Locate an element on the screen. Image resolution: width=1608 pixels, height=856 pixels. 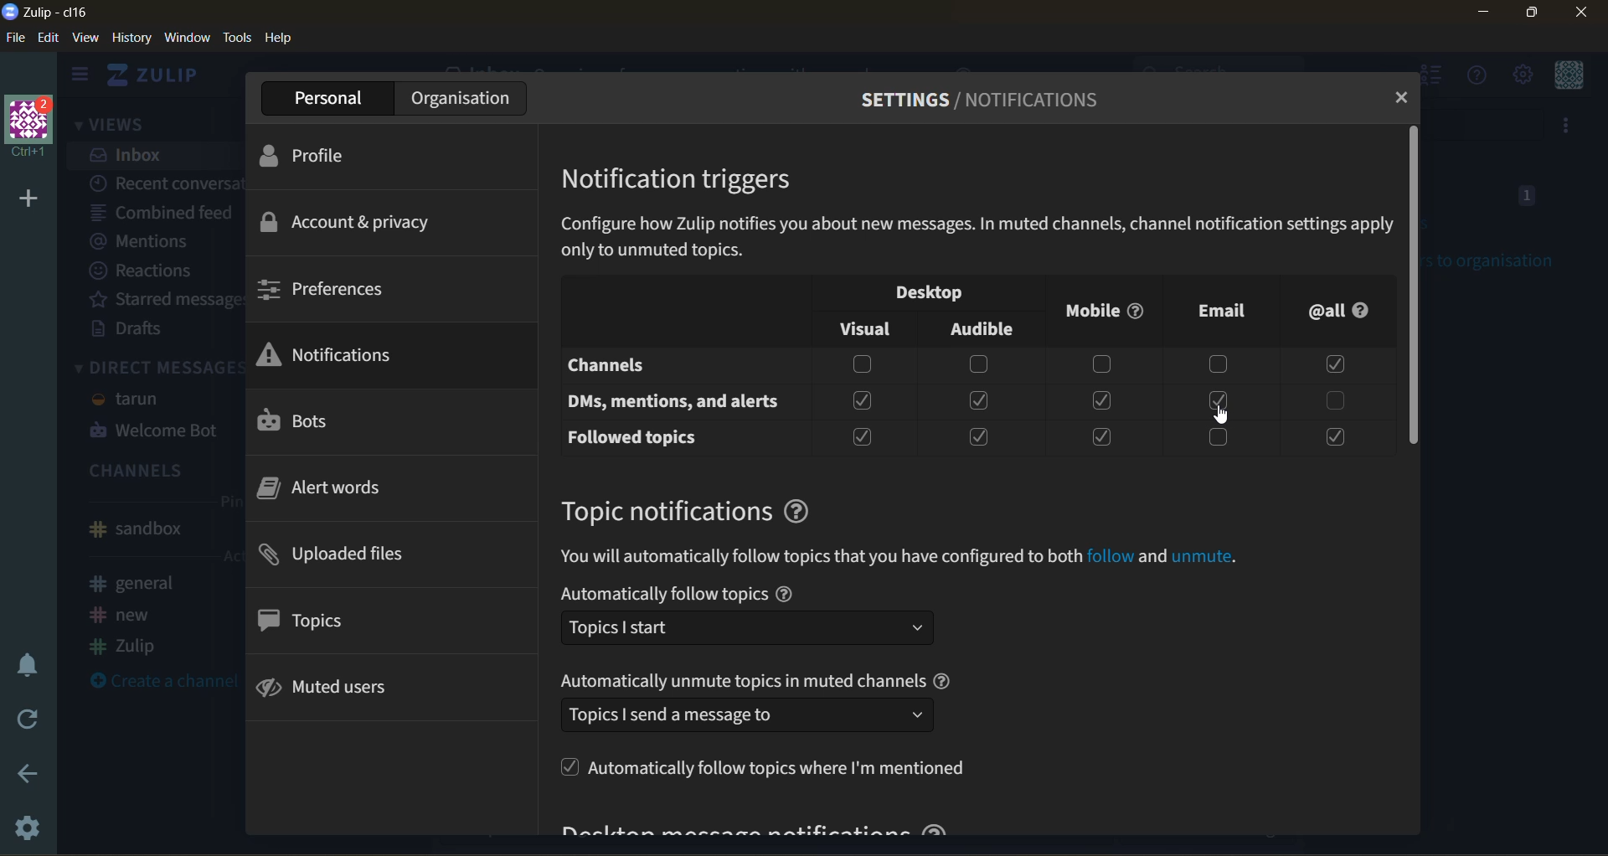
automatically unmute topics in muted channels is located at coordinates (763, 702).